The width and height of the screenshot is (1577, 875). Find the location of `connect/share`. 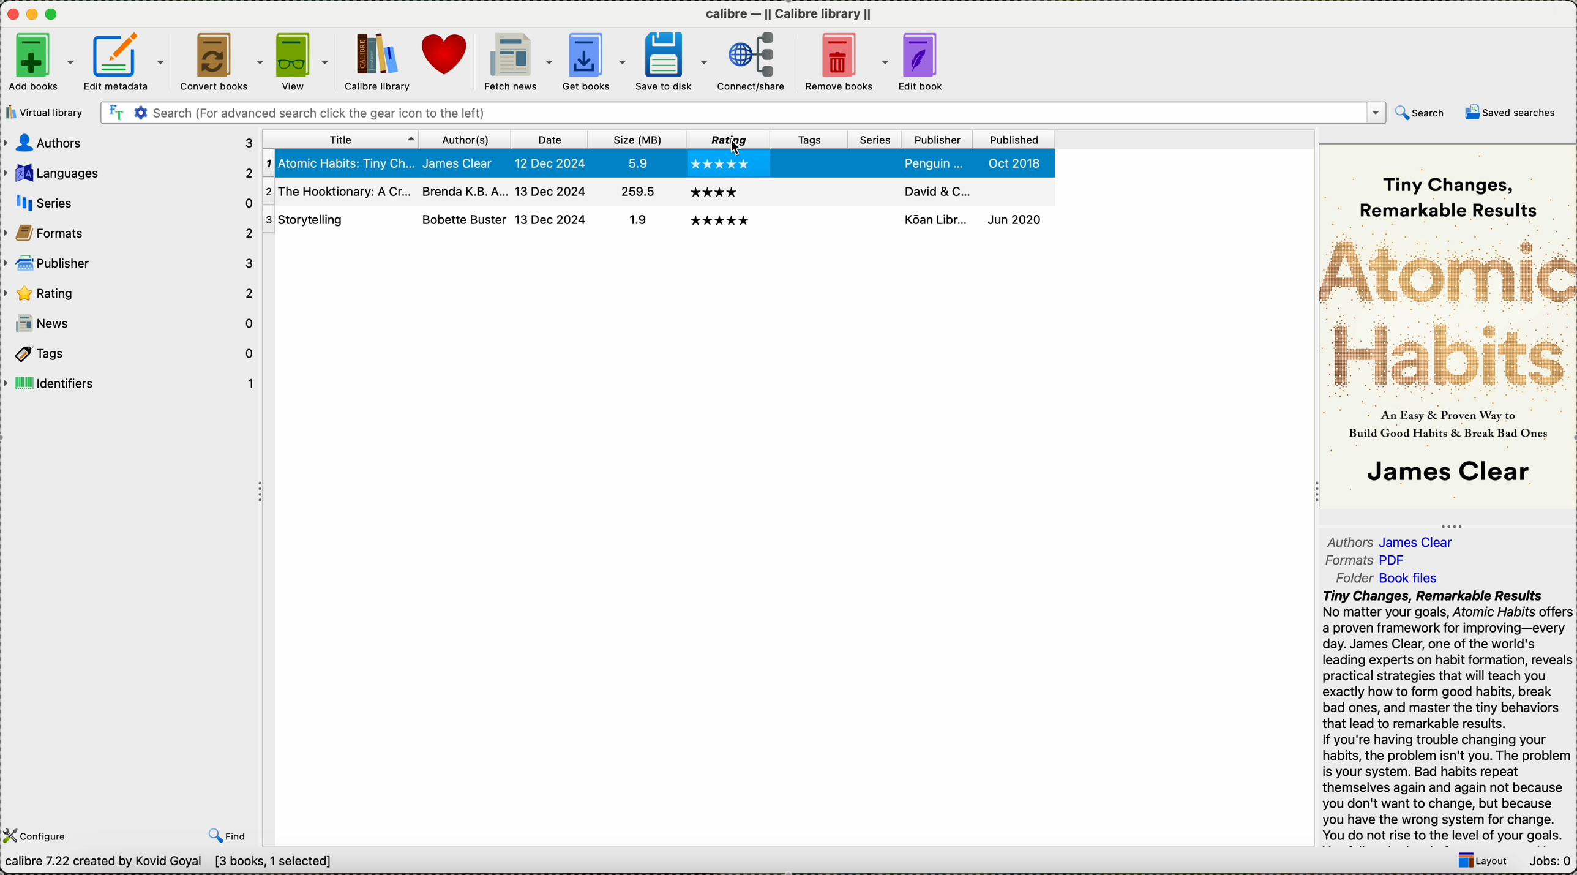

connect/share is located at coordinates (753, 64).